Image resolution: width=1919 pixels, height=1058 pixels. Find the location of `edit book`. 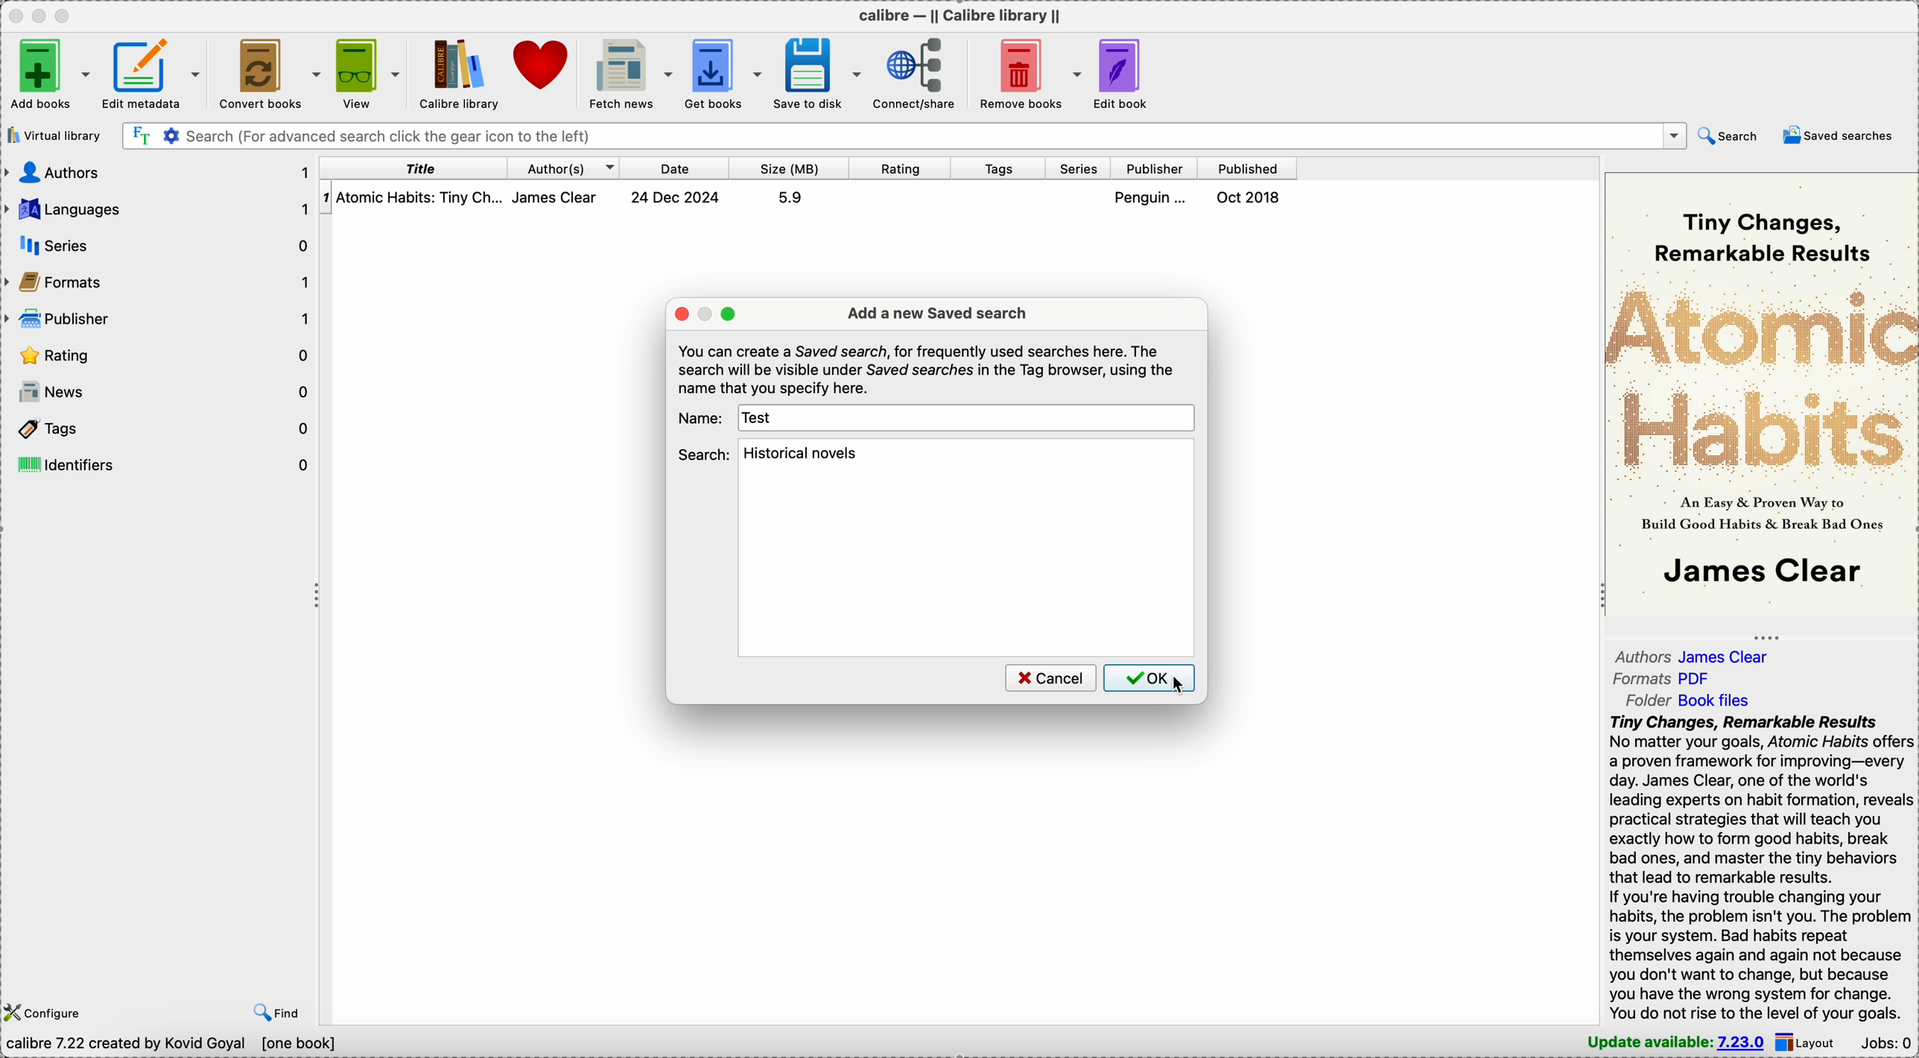

edit book is located at coordinates (1130, 73).